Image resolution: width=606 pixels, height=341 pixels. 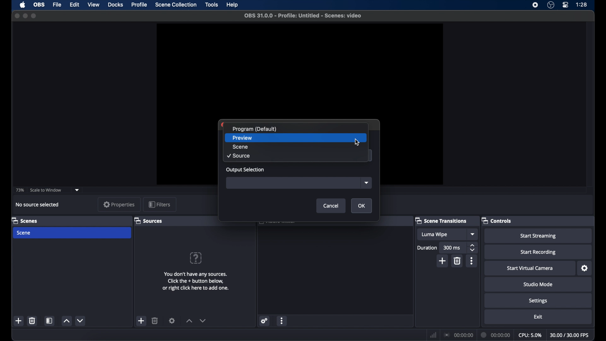 I want to click on duration, so click(x=496, y=335).